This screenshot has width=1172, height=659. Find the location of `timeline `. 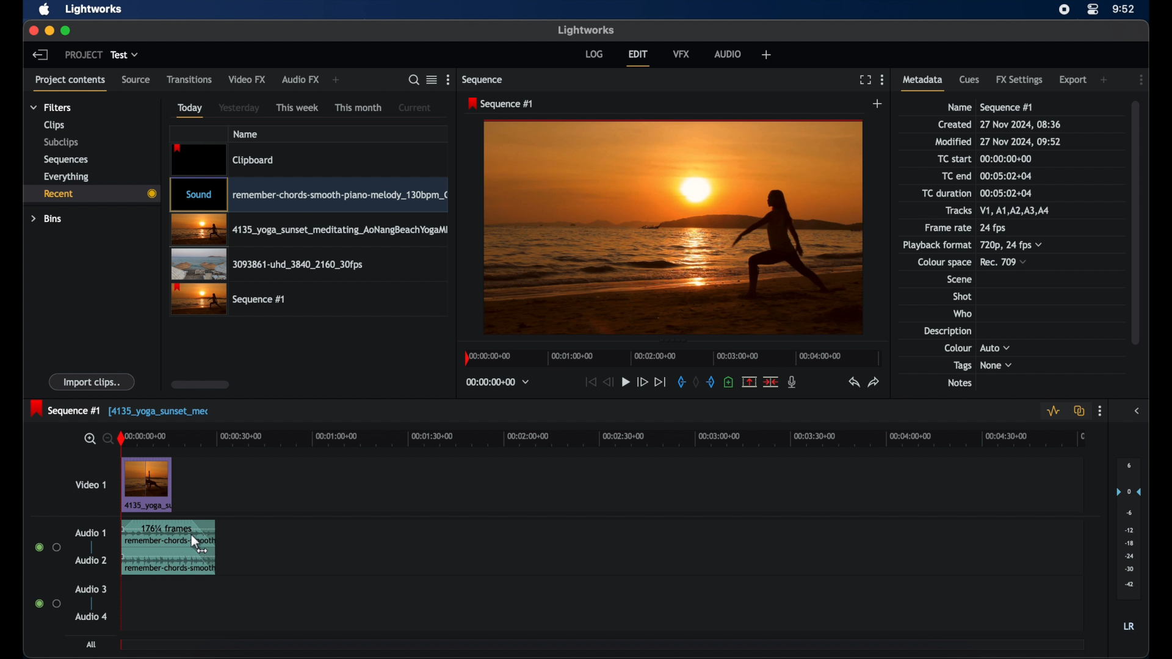

timeline  is located at coordinates (611, 439).